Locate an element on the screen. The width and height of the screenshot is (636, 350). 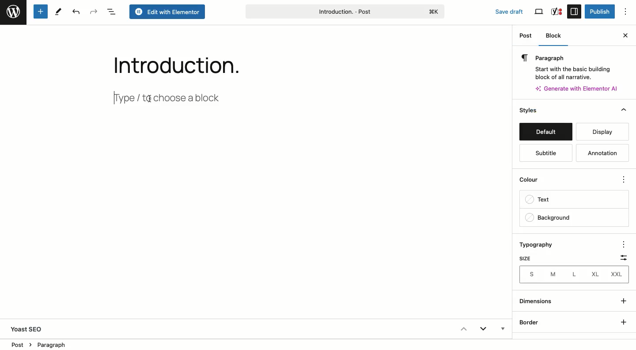
Post > Paragraph is located at coordinates (39, 344).